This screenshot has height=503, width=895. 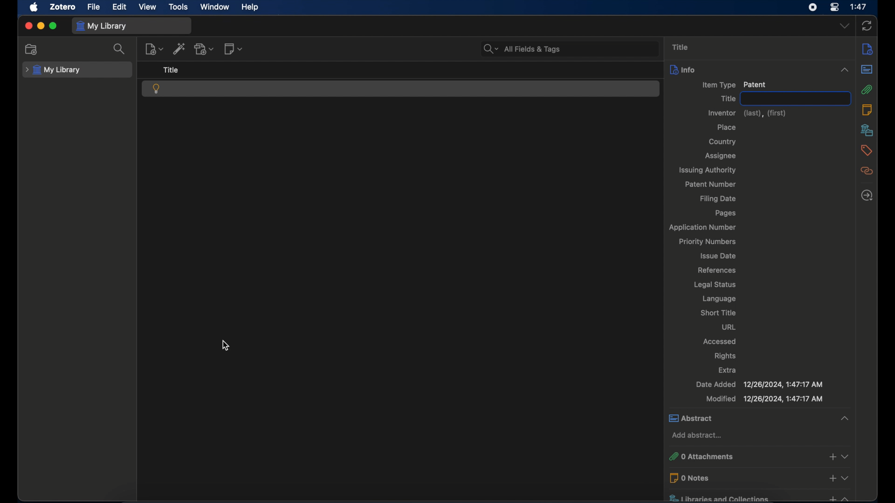 I want to click on sync, so click(x=867, y=27).